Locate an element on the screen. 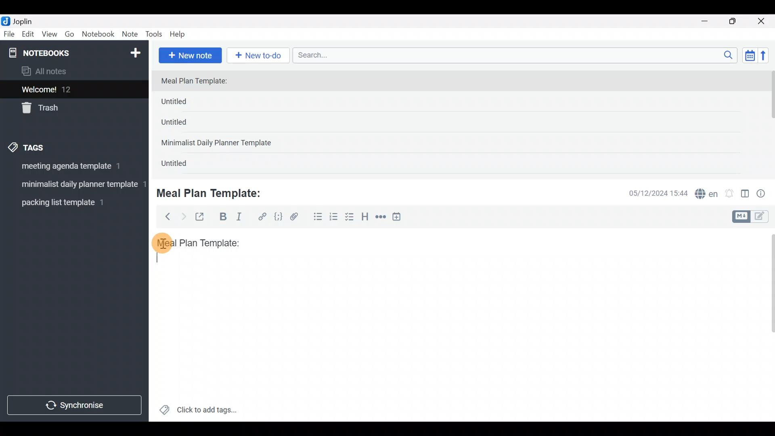 This screenshot has width=775, height=436. Attach file is located at coordinates (297, 218).